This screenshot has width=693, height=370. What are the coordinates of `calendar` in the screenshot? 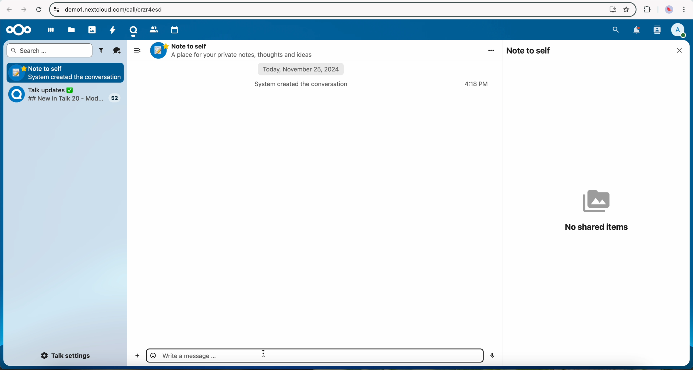 It's located at (176, 30).